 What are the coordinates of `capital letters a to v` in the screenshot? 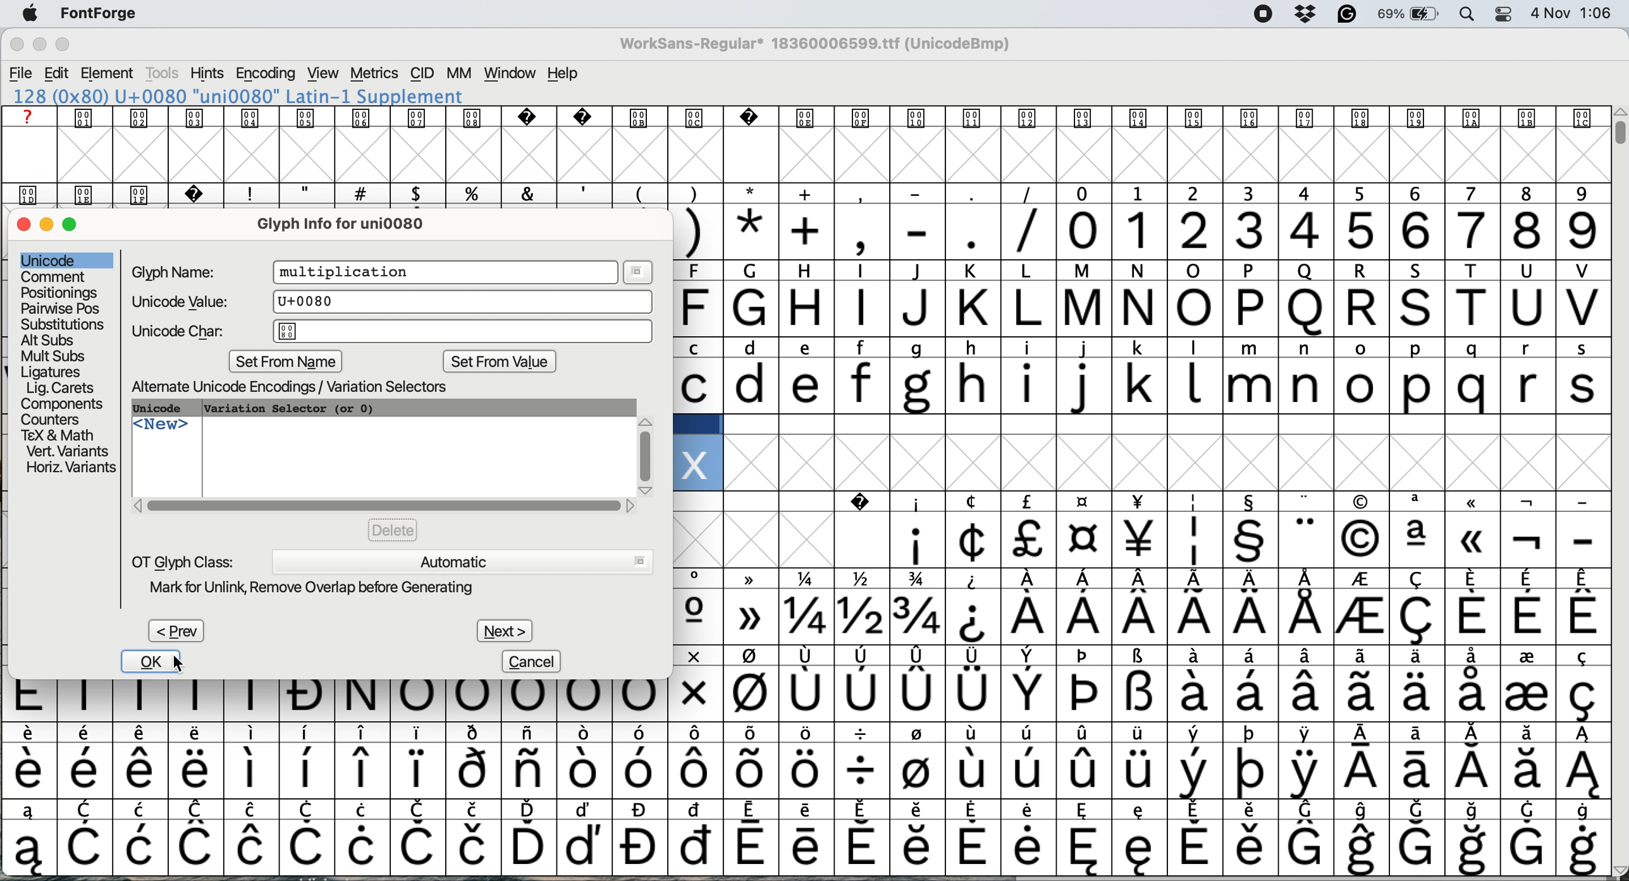 It's located at (1130, 312).